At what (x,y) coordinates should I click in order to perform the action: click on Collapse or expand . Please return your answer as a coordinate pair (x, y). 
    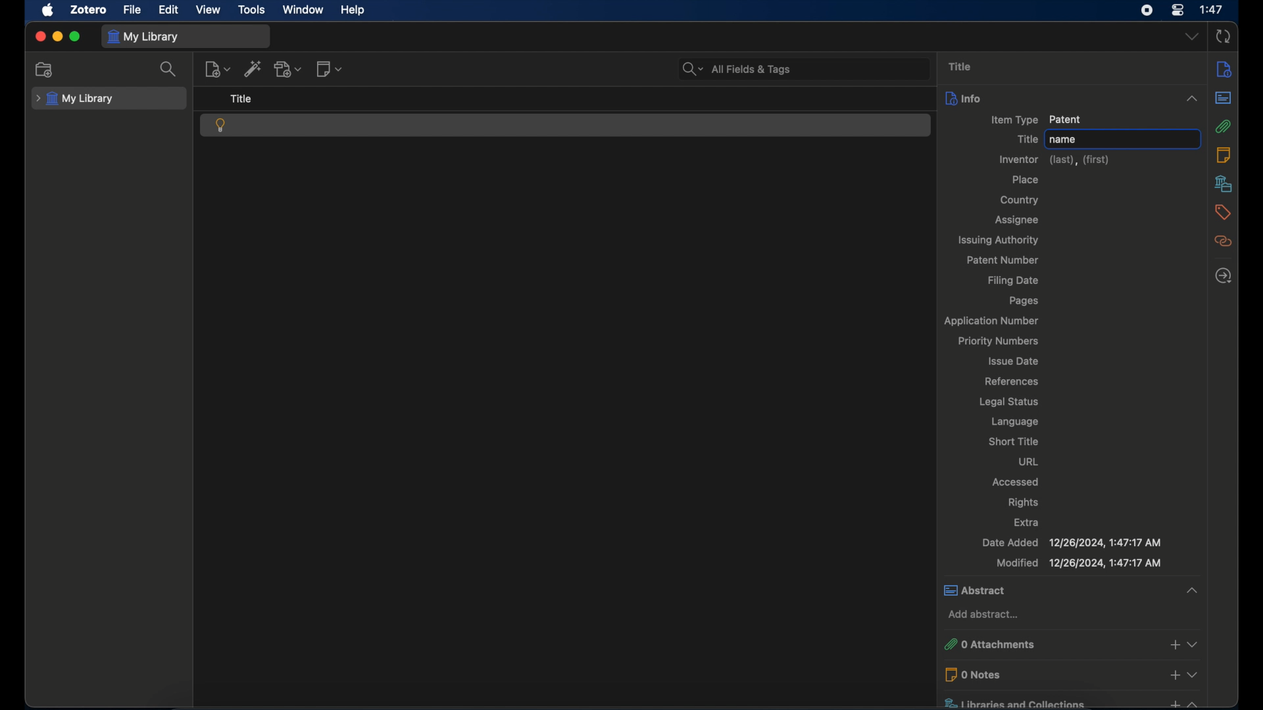
    Looking at the image, I should click on (1191, 590).